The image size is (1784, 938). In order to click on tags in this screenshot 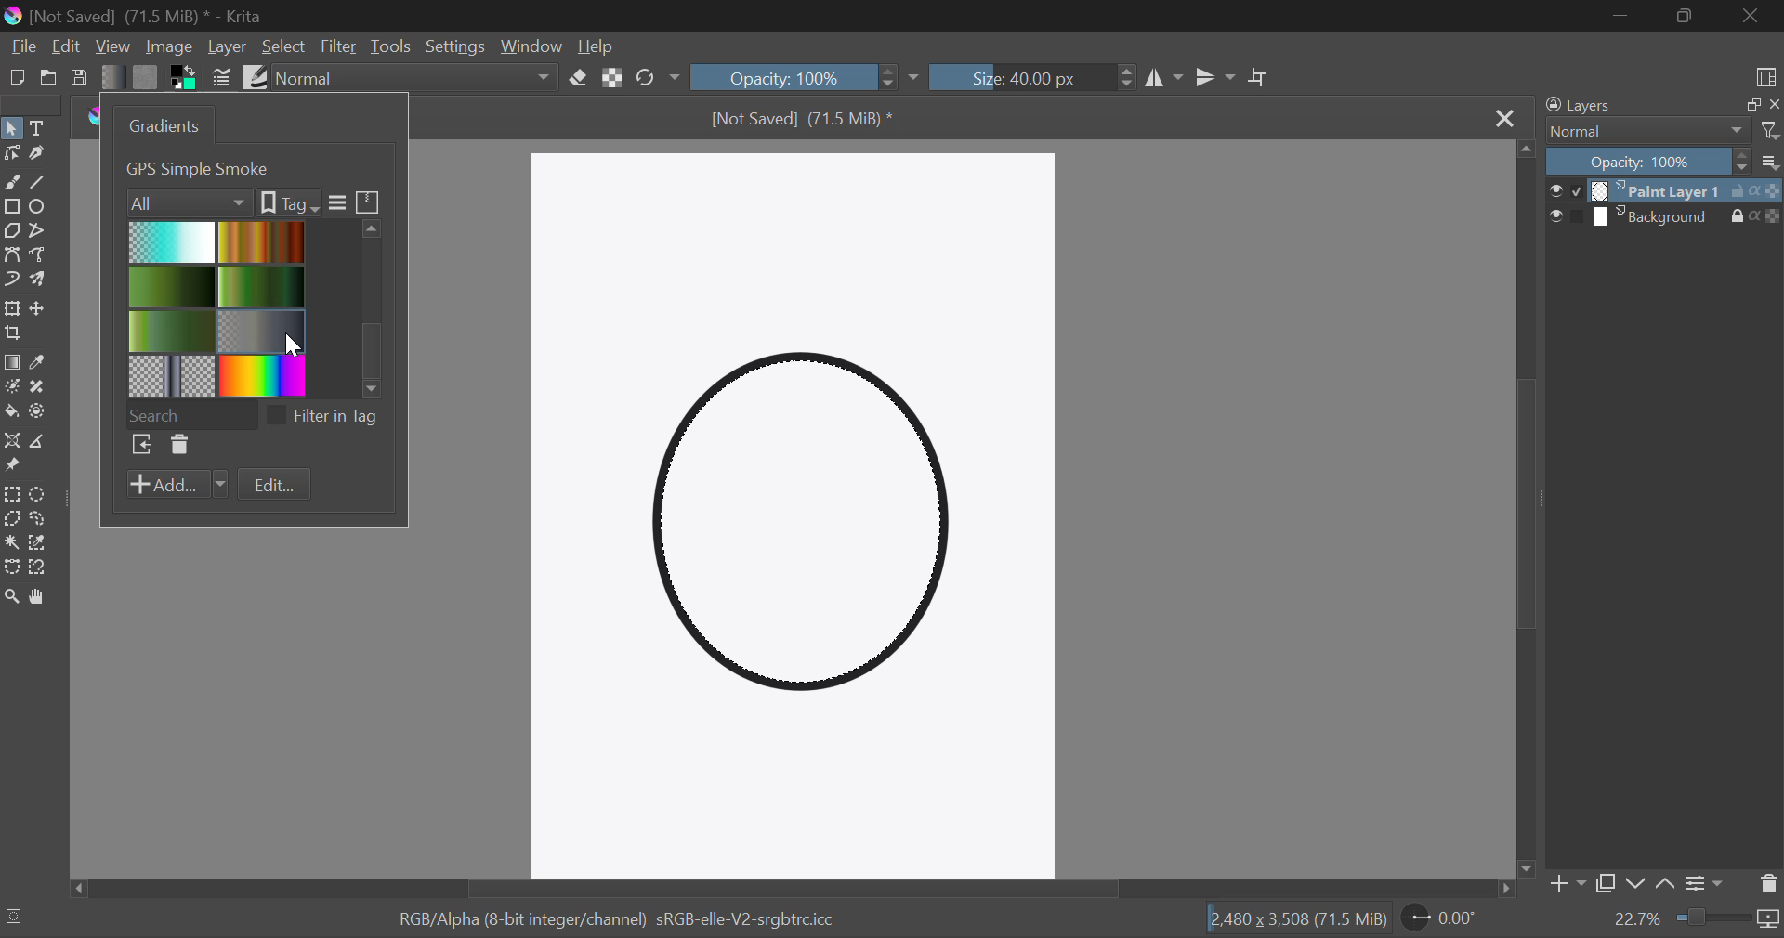, I will do `click(290, 203)`.